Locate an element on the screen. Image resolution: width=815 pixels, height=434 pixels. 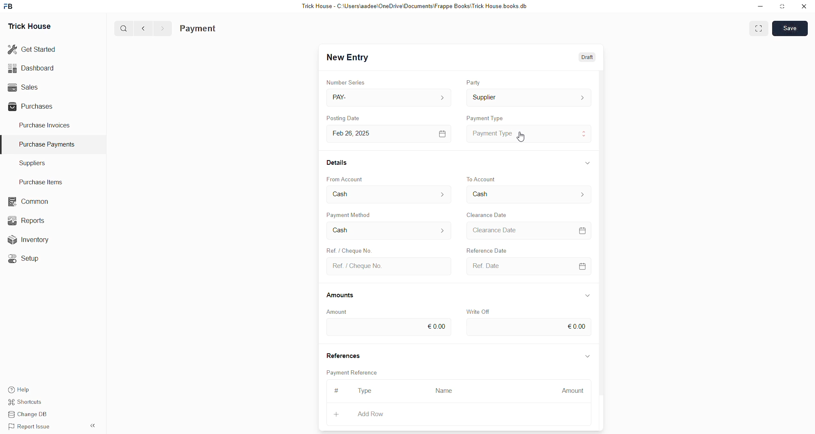
Posting Date is located at coordinates (349, 117).